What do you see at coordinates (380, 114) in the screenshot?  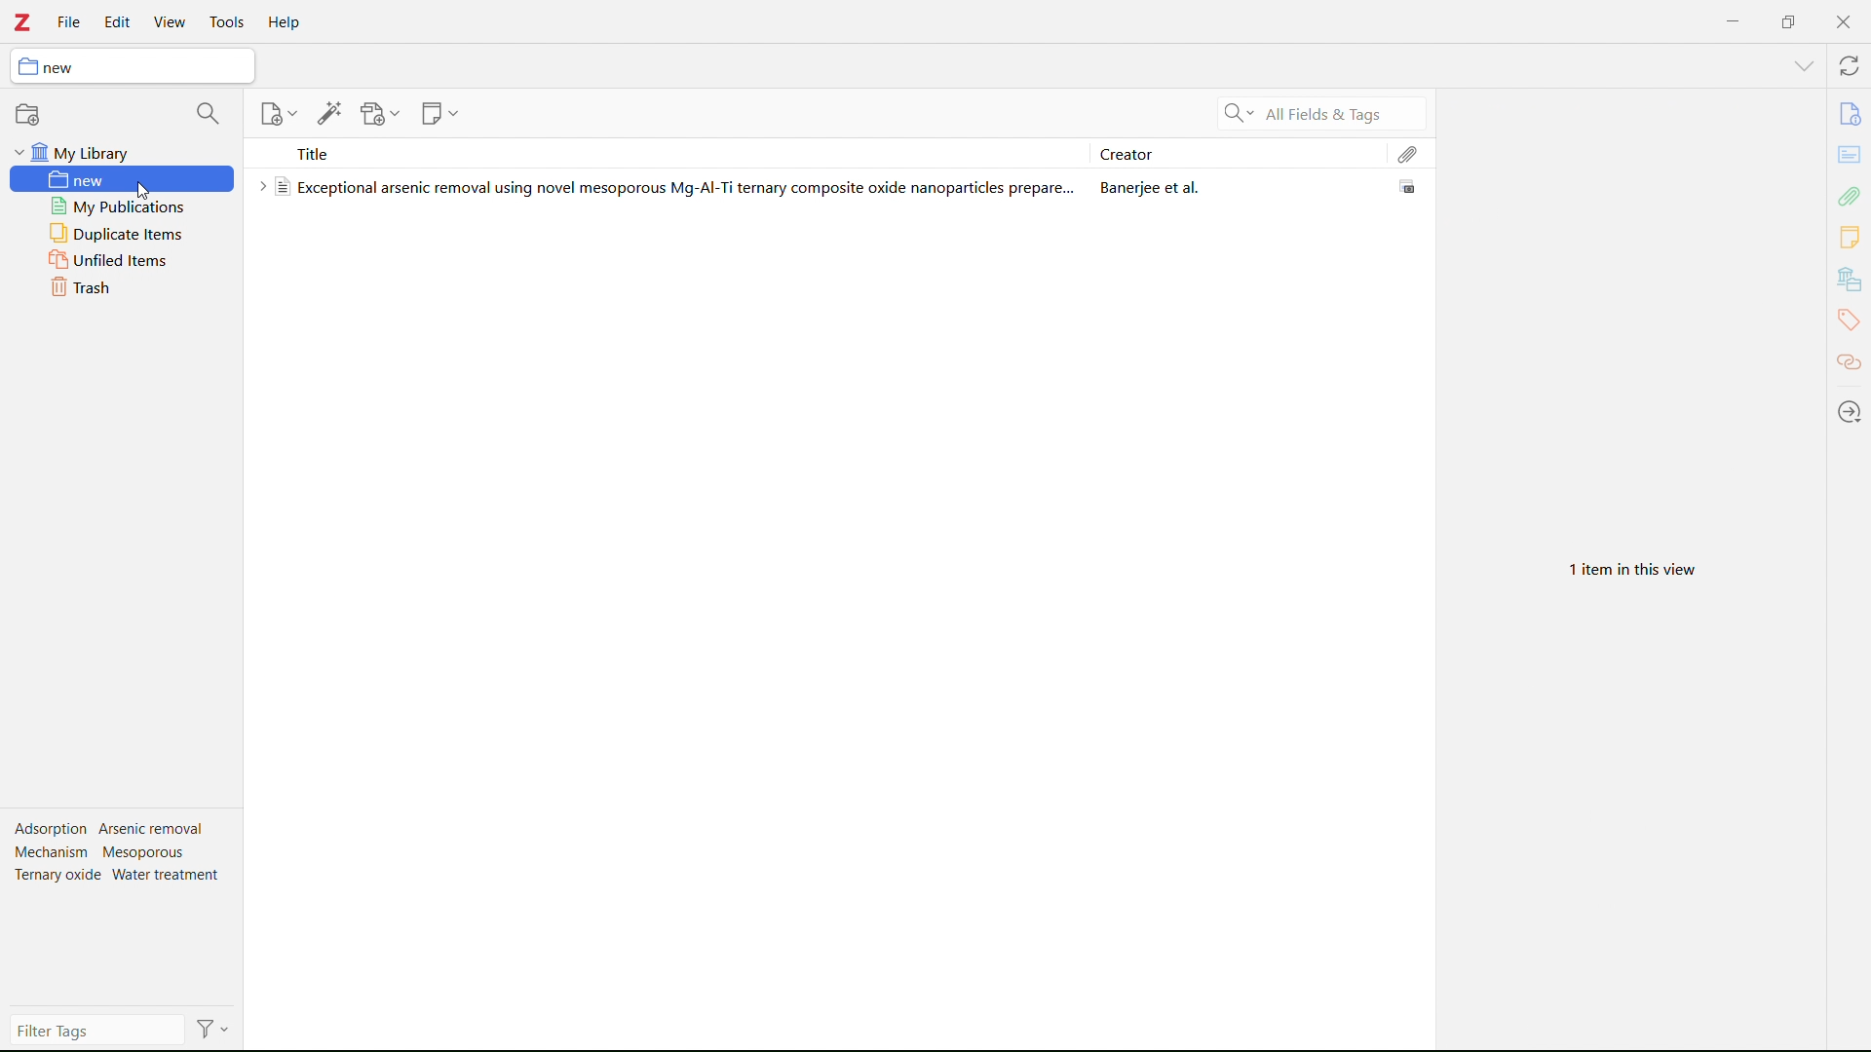 I see `add attachments` at bounding box center [380, 114].